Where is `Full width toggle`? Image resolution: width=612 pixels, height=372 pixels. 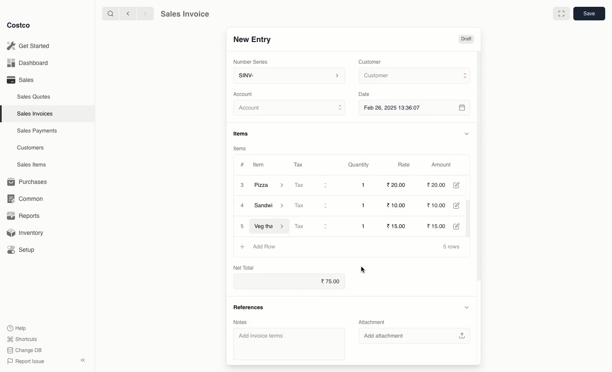 Full width toggle is located at coordinates (561, 14).